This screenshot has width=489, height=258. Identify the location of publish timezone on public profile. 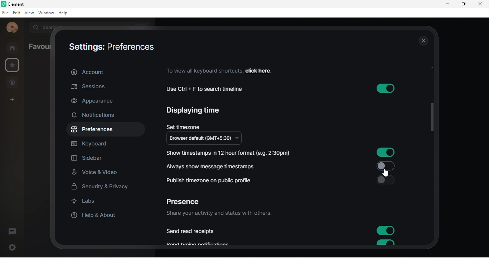
(212, 180).